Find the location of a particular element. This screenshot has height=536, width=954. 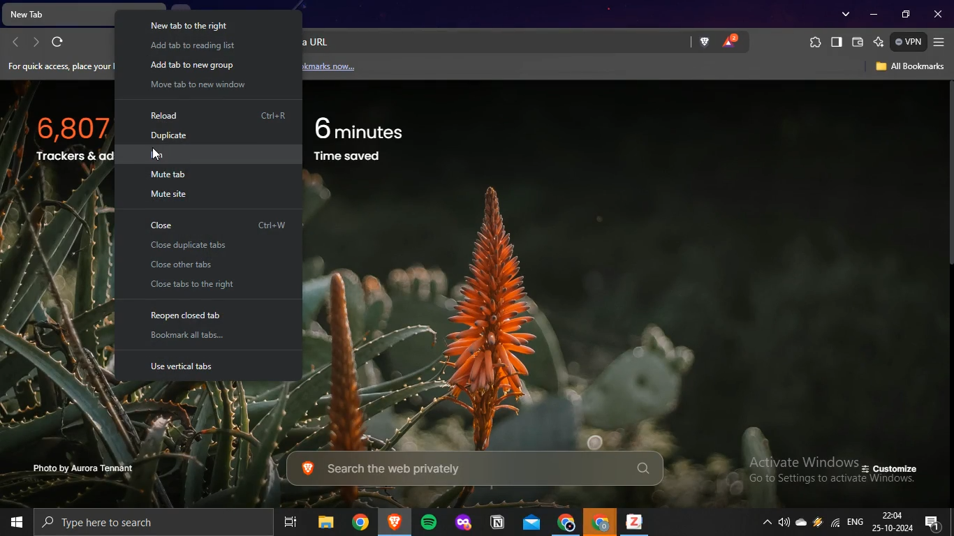

backward is located at coordinates (17, 41).